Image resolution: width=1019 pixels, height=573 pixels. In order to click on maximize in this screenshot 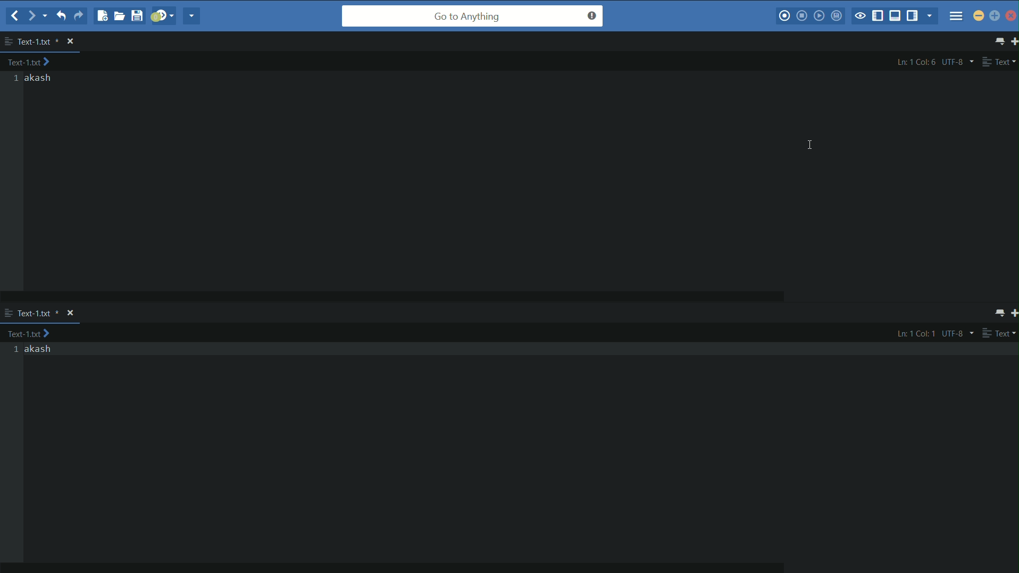, I will do `click(995, 16)`.